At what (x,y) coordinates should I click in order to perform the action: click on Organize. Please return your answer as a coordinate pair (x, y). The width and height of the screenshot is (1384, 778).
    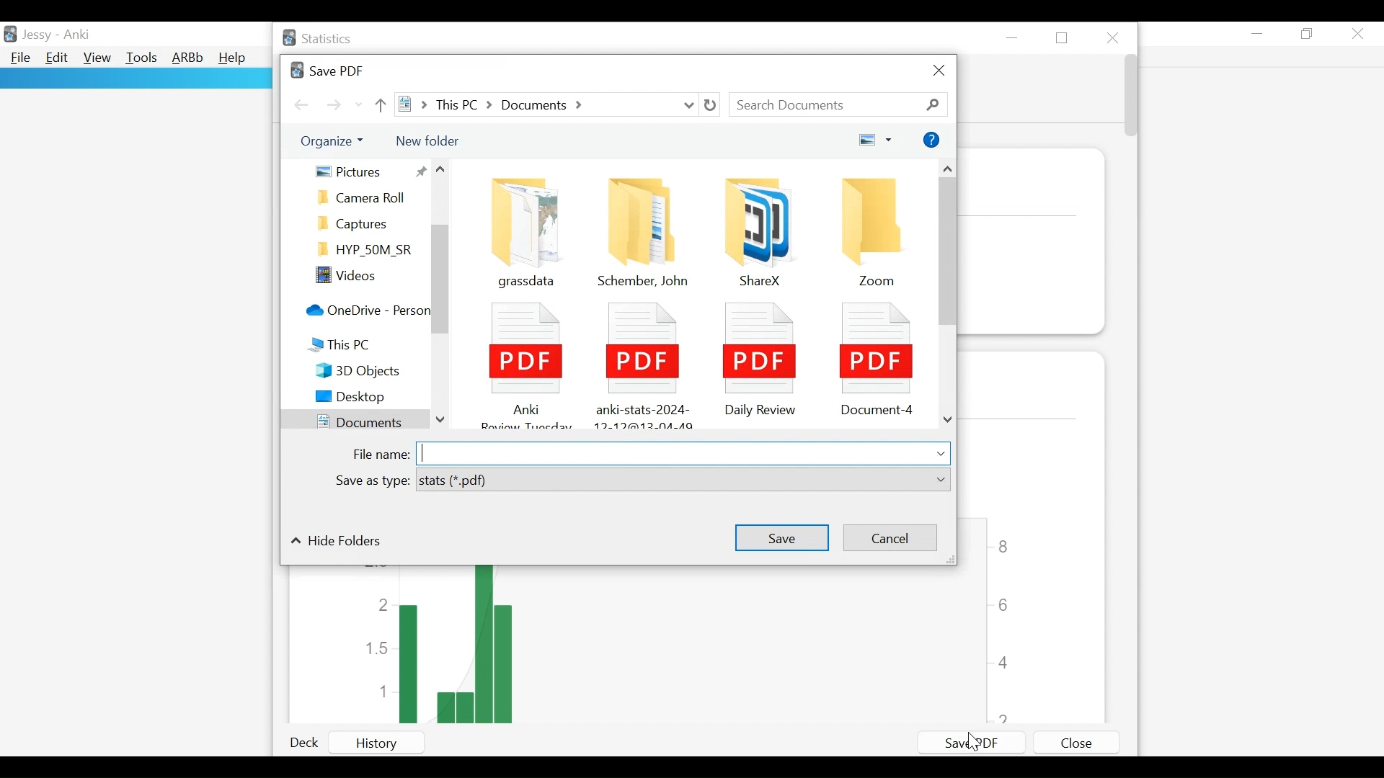
    Looking at the image, I should click on (336, 142).